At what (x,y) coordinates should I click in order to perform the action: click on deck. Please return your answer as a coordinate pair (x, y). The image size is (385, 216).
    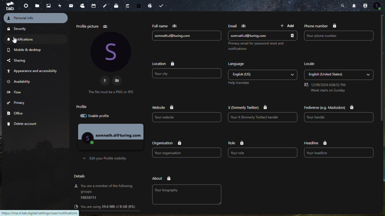
    Looking at the image, I should click on (117, 5).